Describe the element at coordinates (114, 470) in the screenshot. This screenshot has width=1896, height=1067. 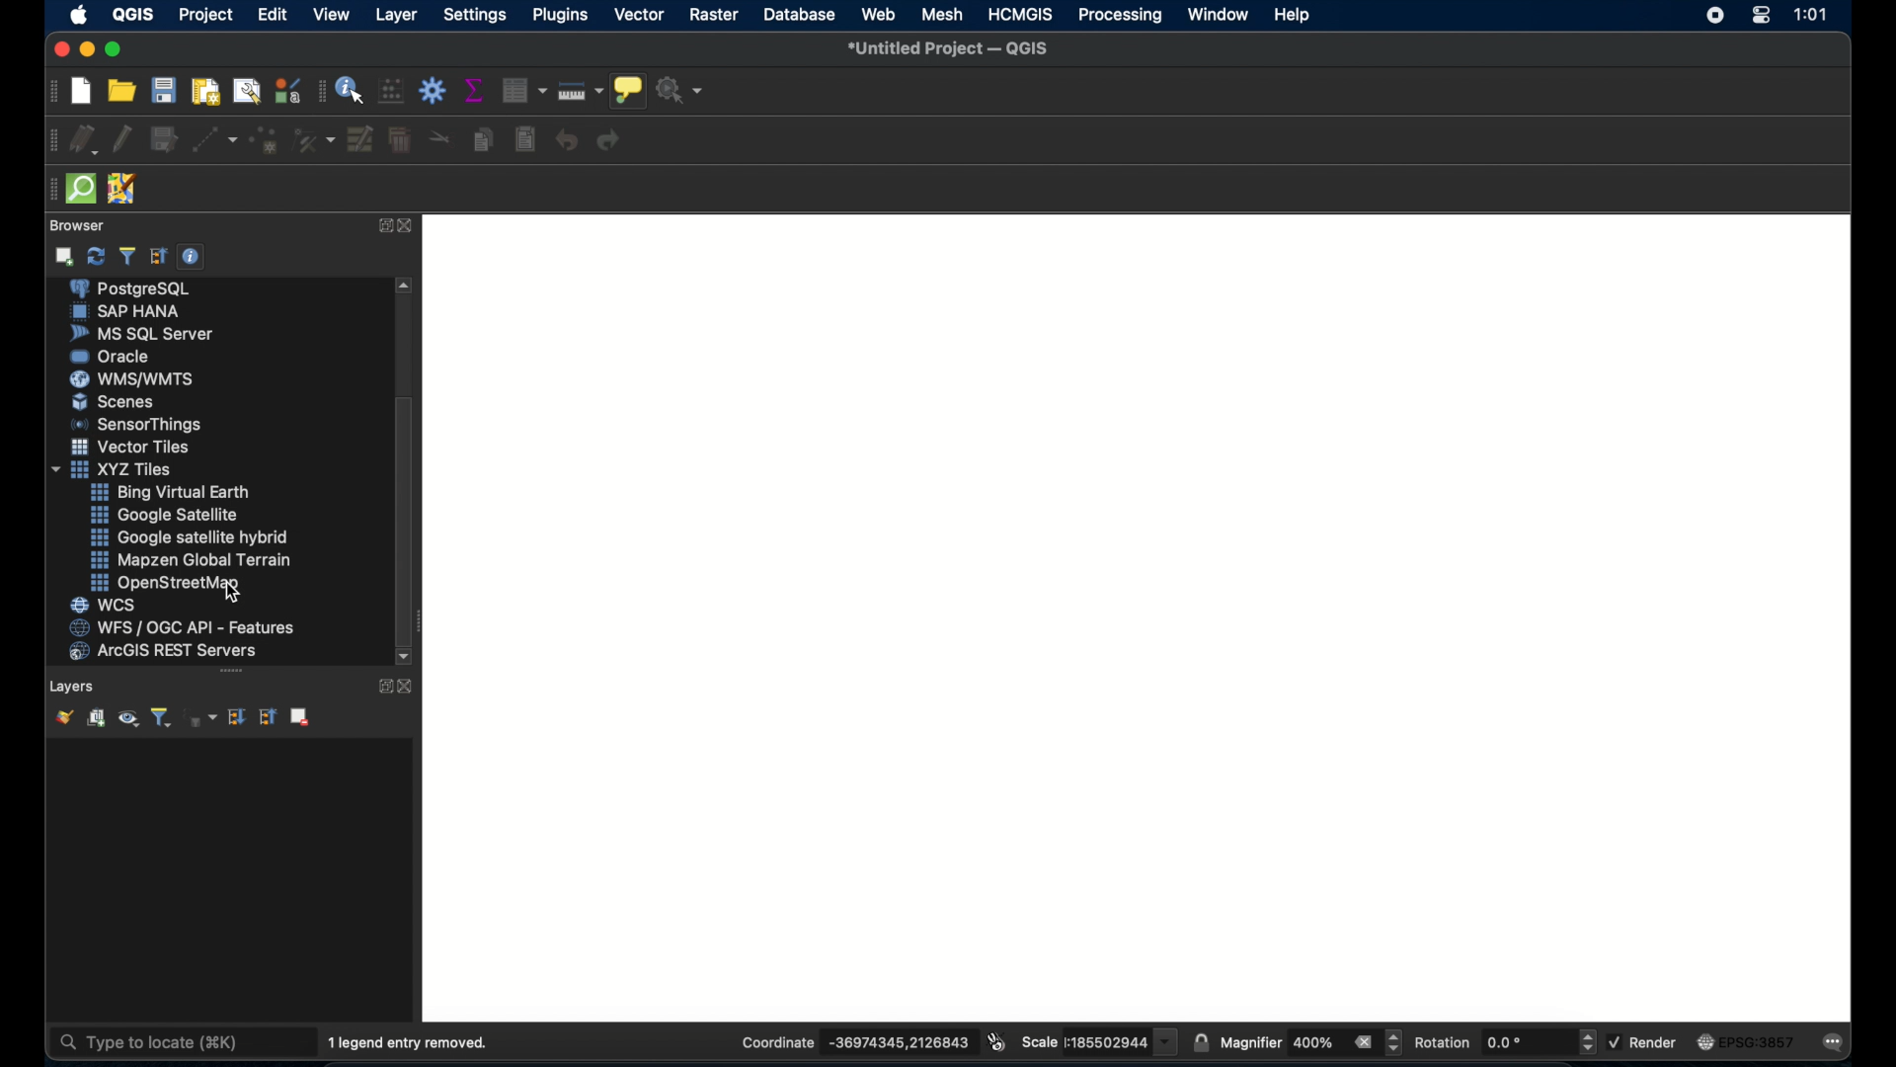
I see `xyz tiles` at that location.